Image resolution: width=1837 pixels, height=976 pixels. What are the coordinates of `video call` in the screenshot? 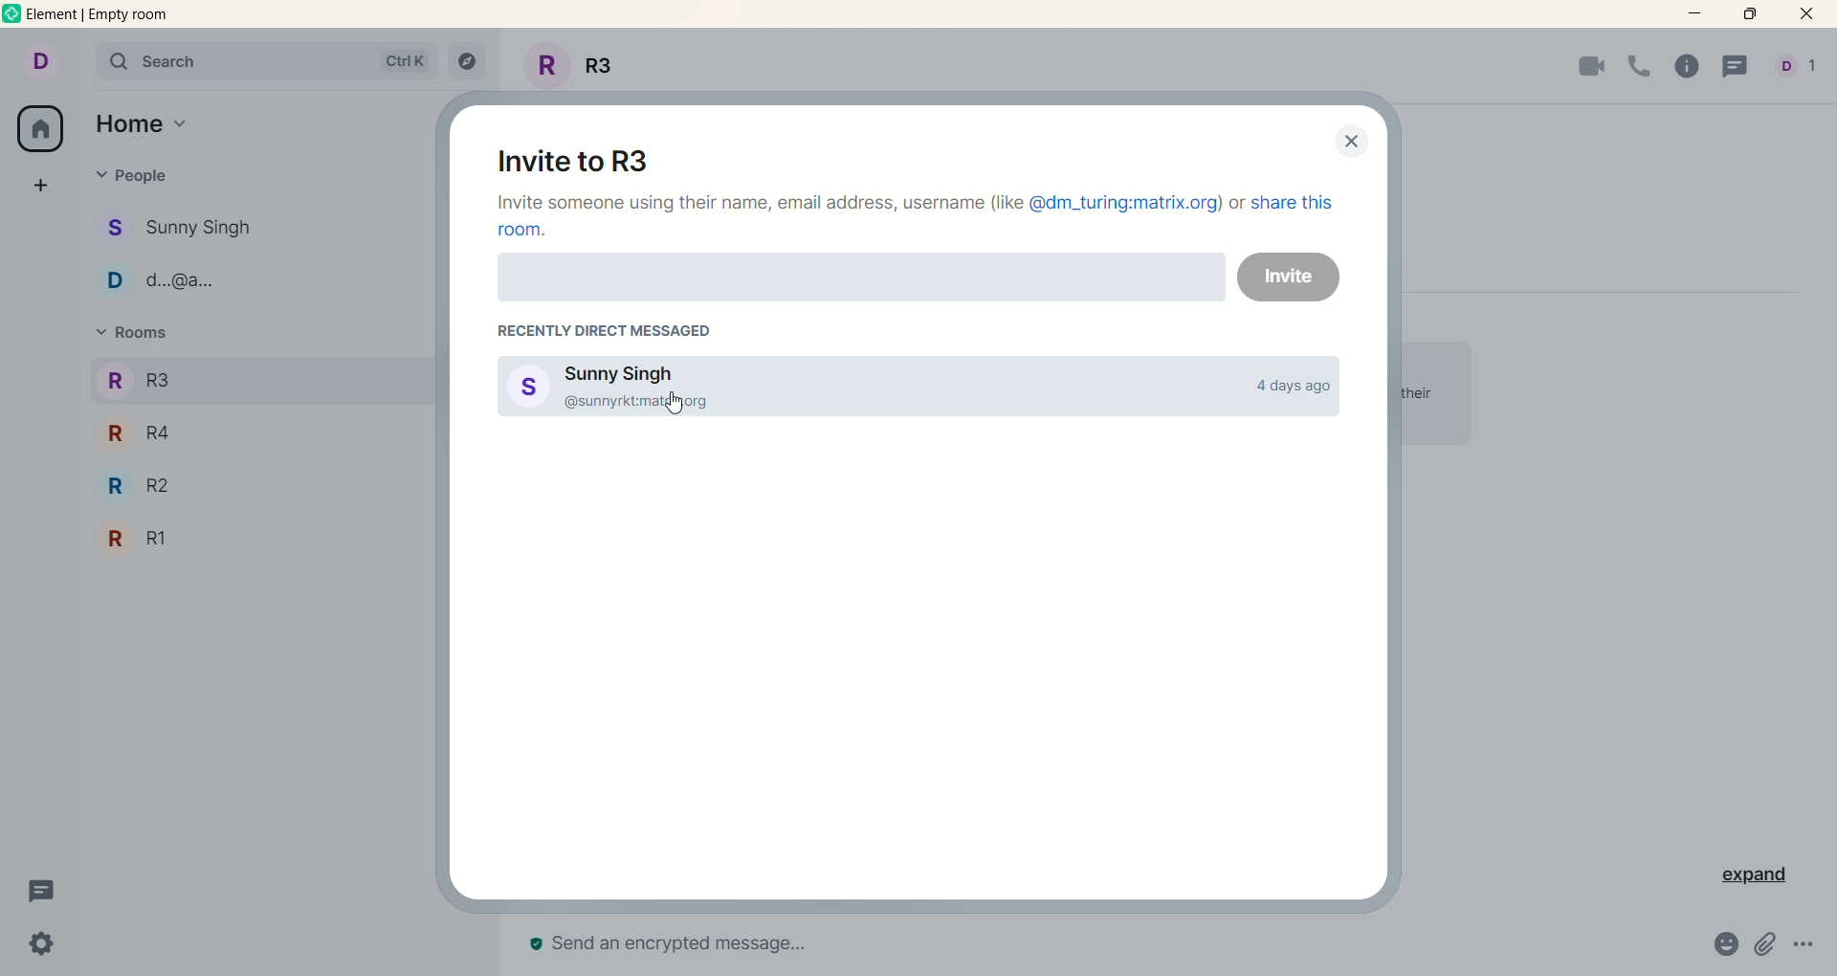 It's located at (1582, 69).